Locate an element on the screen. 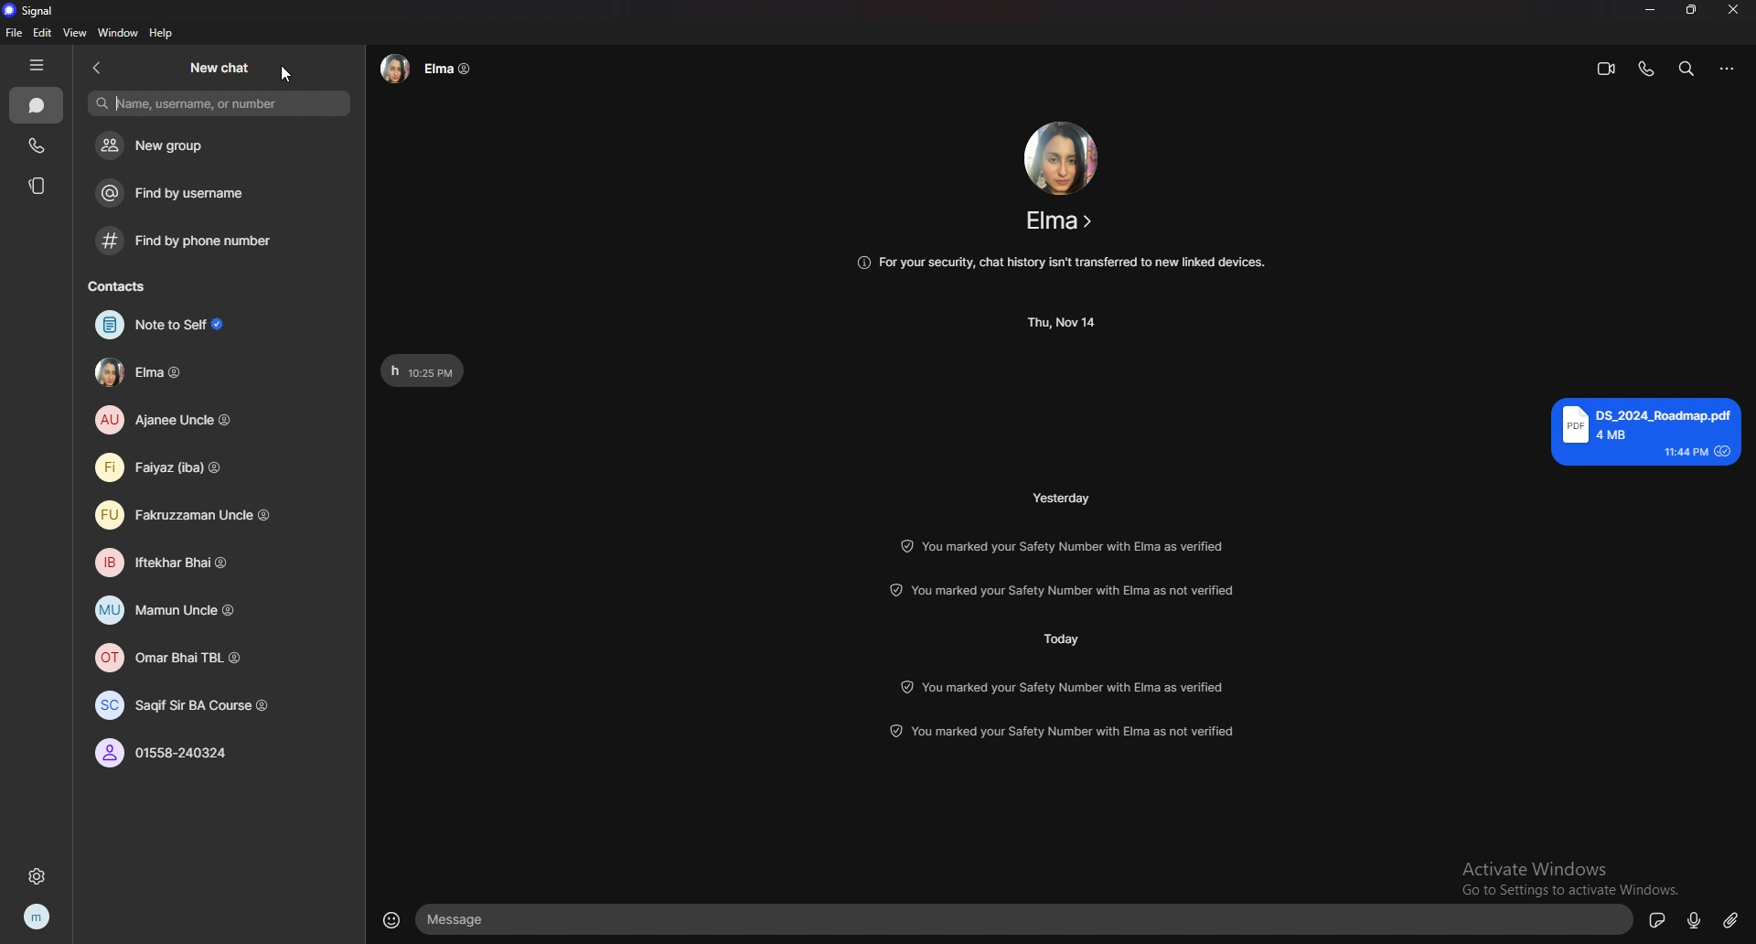  stories is located at coordinates (36, 185).